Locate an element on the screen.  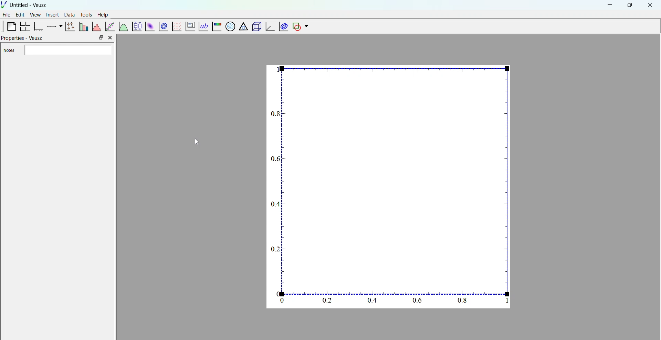
data is located at coordinates (69, 14).